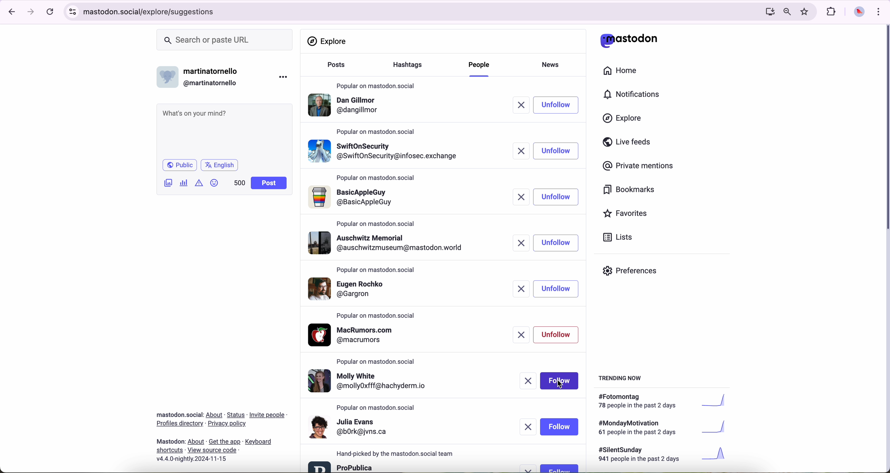 Image resolution: width=890 pixels, height=473 pixels. What do you see at coordinates (73, 12) in the screenshot?
I see `controls` at bounding box center [73, 12].